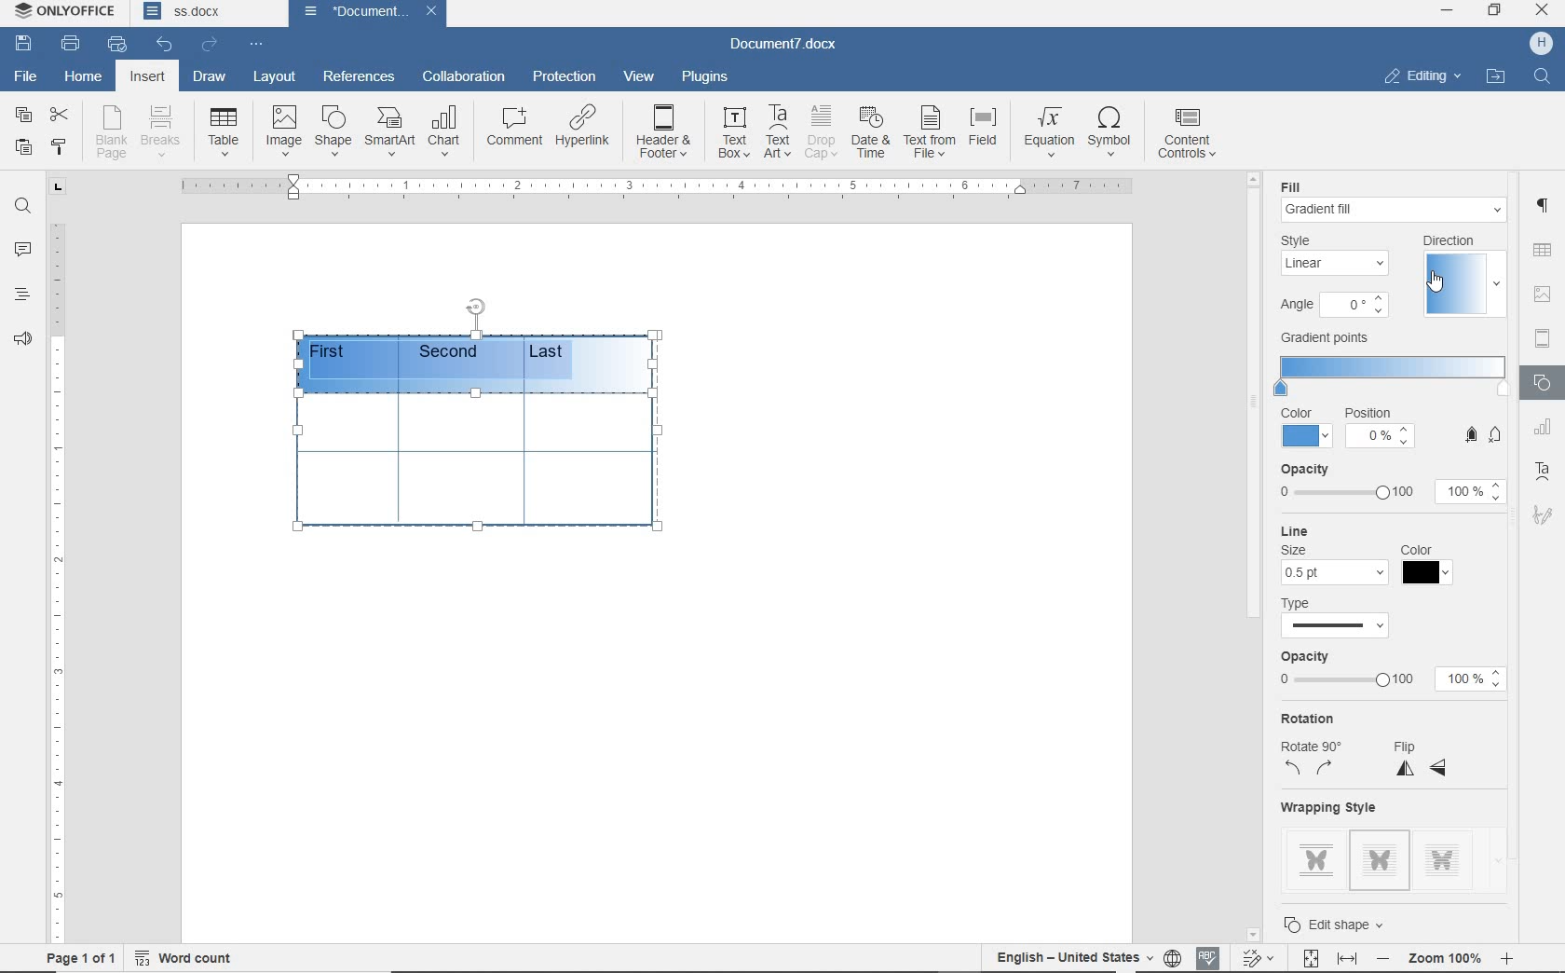  I want to click on select type, so click(1337, 628).